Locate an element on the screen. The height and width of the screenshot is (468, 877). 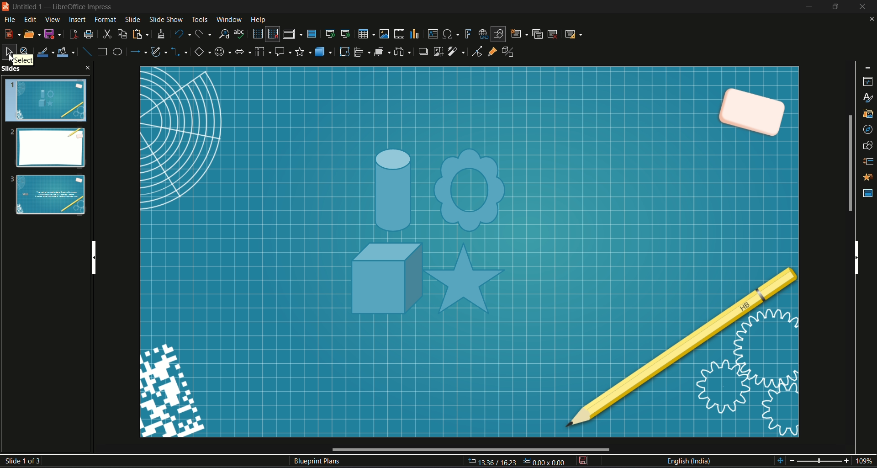
snap to grid is located at coordinates (272, 34).